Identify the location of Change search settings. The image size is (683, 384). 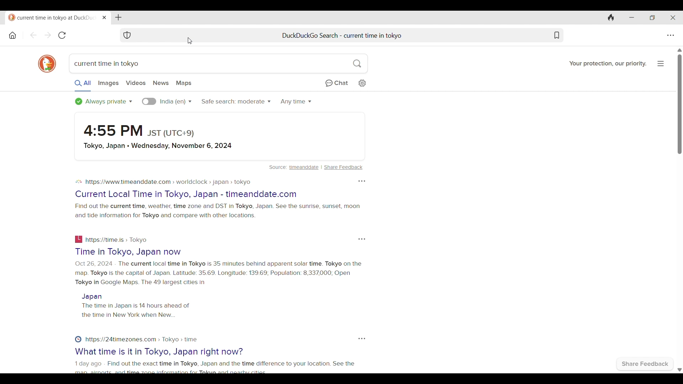
(362, 83).